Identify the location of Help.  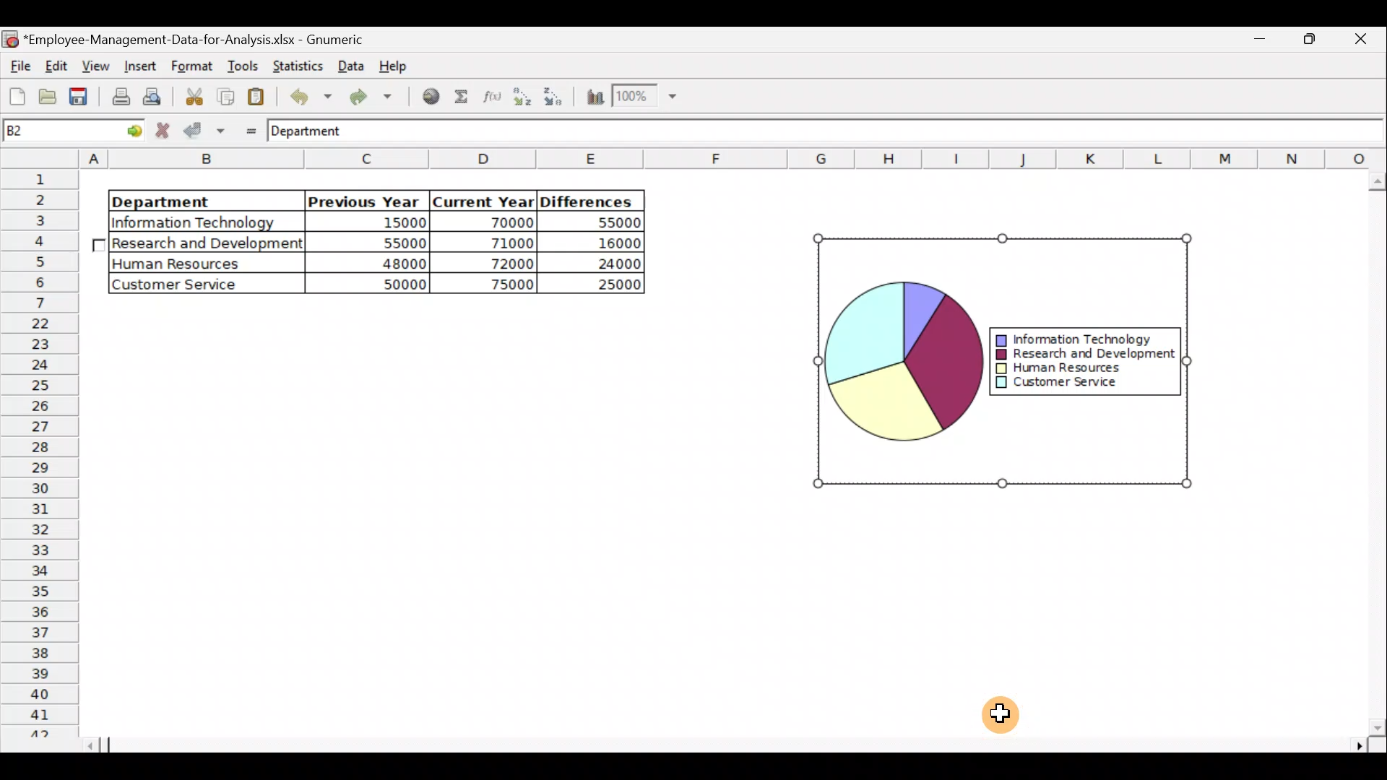
(396, 69).